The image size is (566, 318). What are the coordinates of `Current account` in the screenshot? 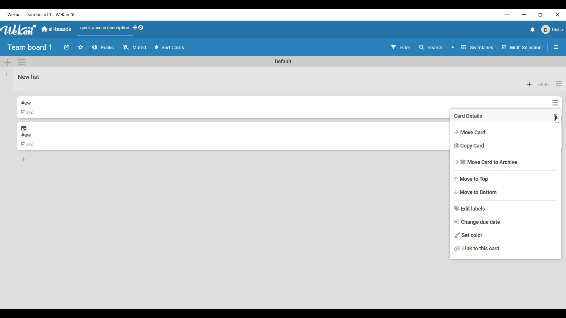 It's located at (552, 30).